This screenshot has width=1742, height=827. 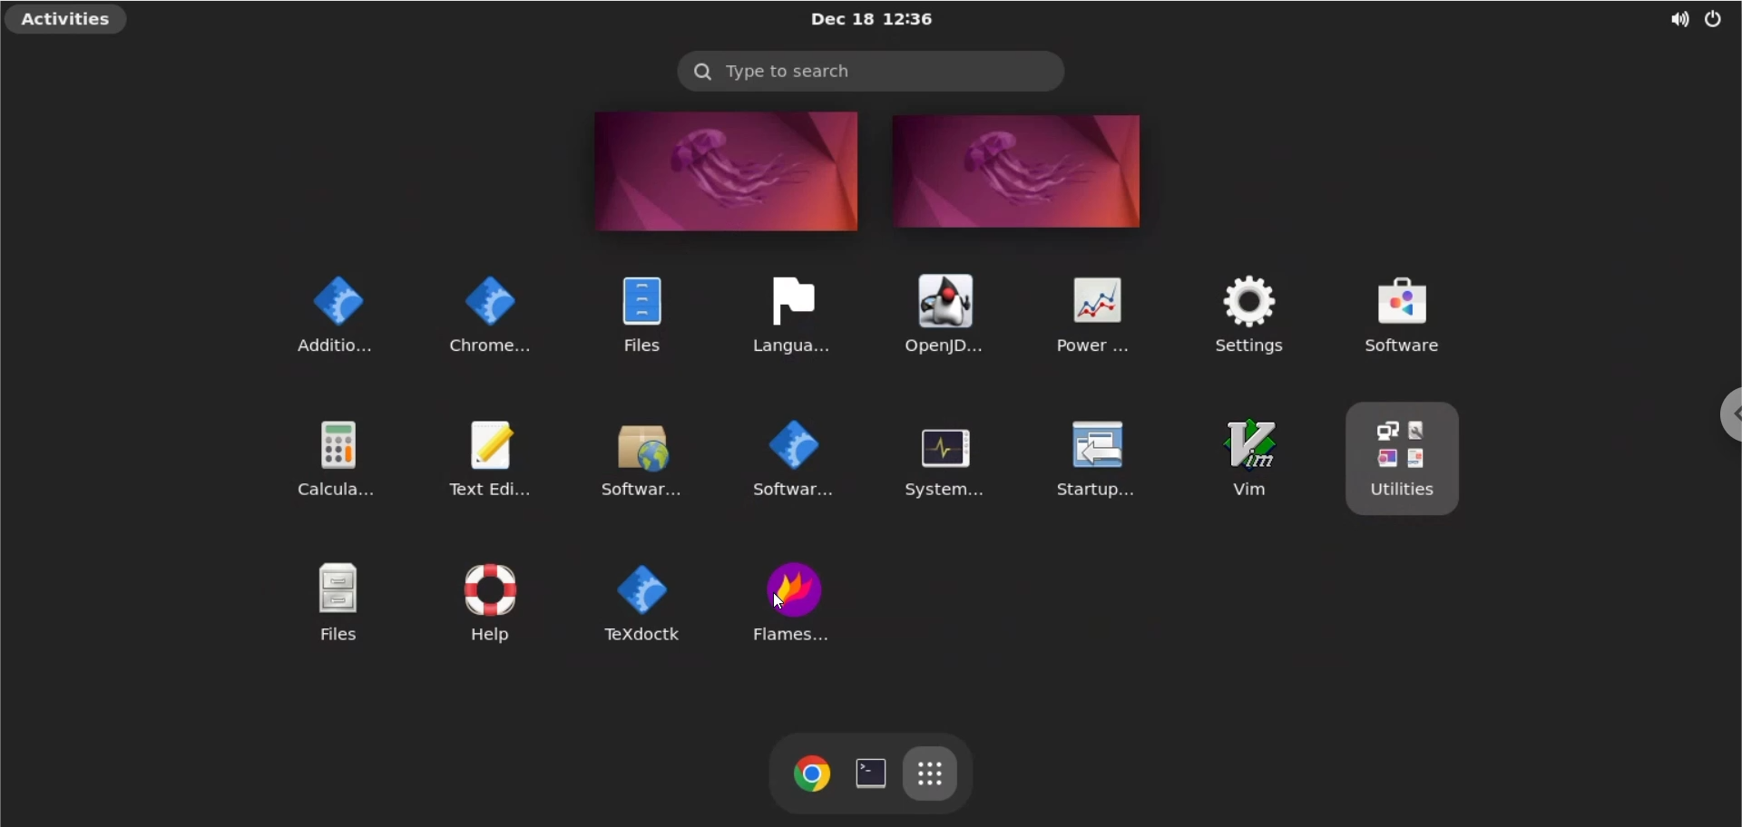 What do you see at coordinates (326, 602) in the screenshot?
I see `files` at bounding box center [326, 602].